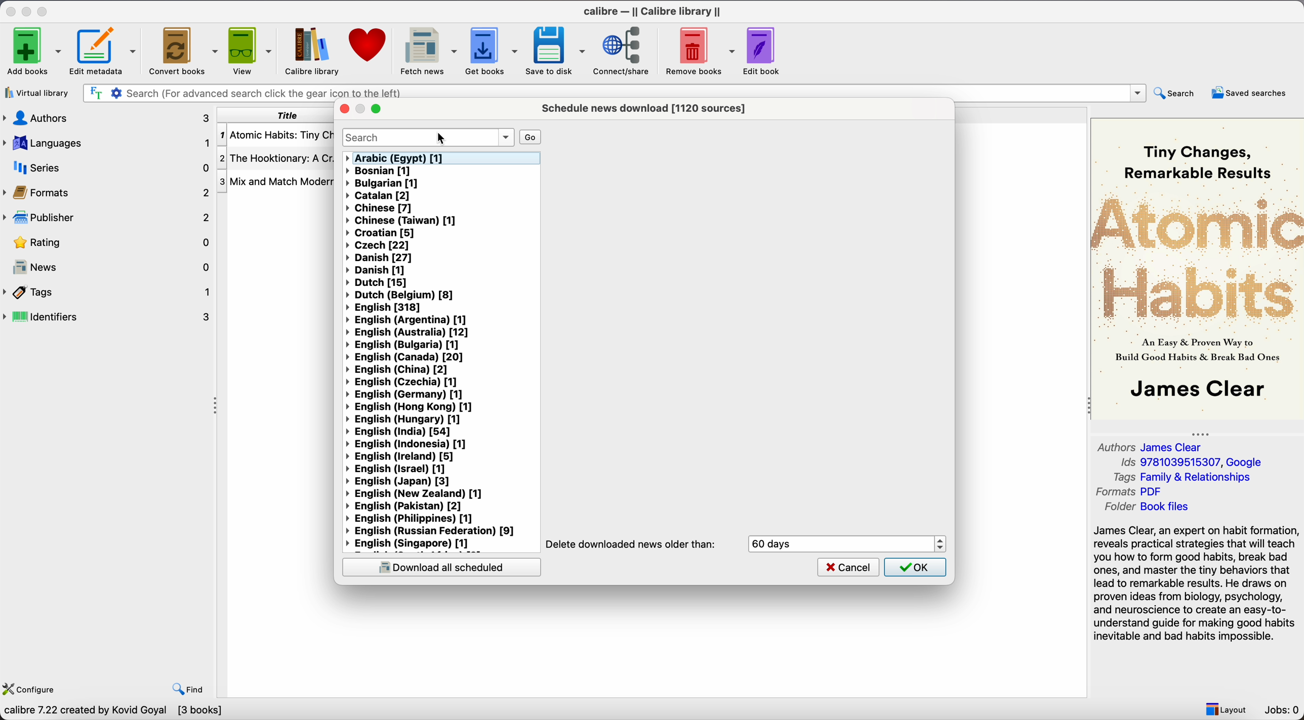  I want to click on edit book, so click(763, 50).